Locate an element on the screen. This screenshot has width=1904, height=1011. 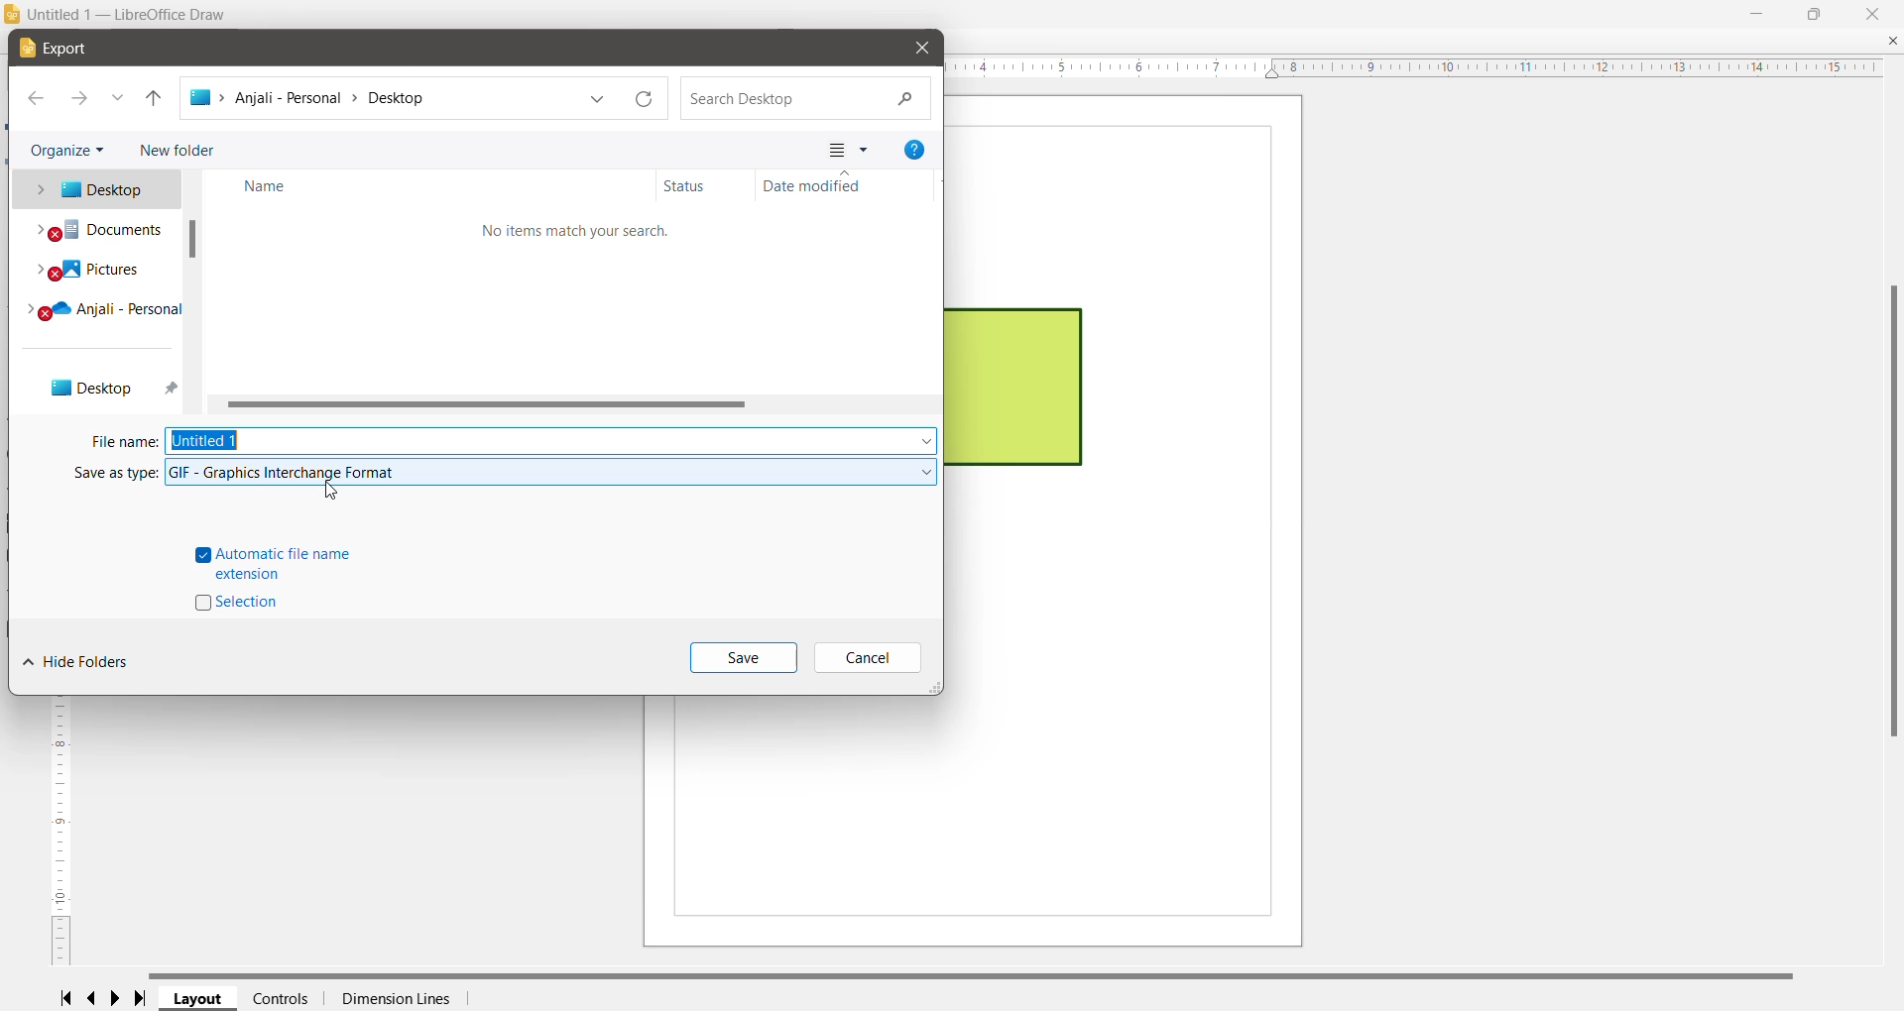
Previous locations is located at coordinates (598, 100).